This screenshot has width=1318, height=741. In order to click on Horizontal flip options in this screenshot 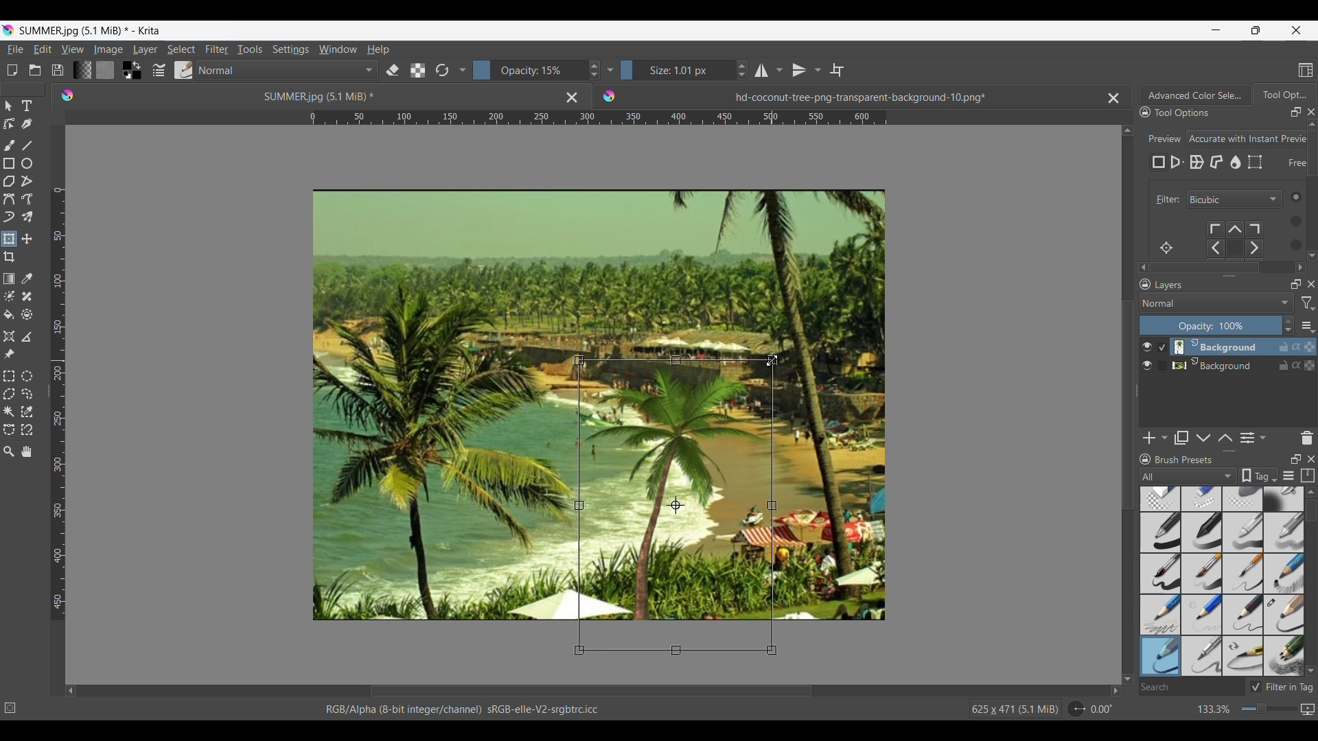, I will do `click(761, 70)`.